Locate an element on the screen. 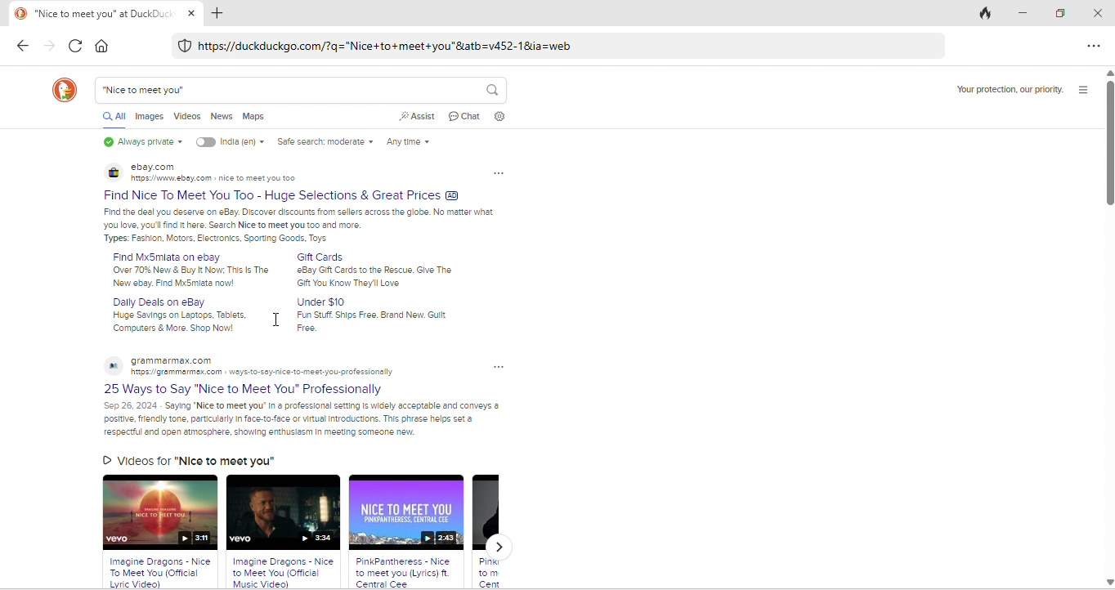  PinkPantheress - Nice
meet you (Lyrics) f is located at coordinates (407, 571).